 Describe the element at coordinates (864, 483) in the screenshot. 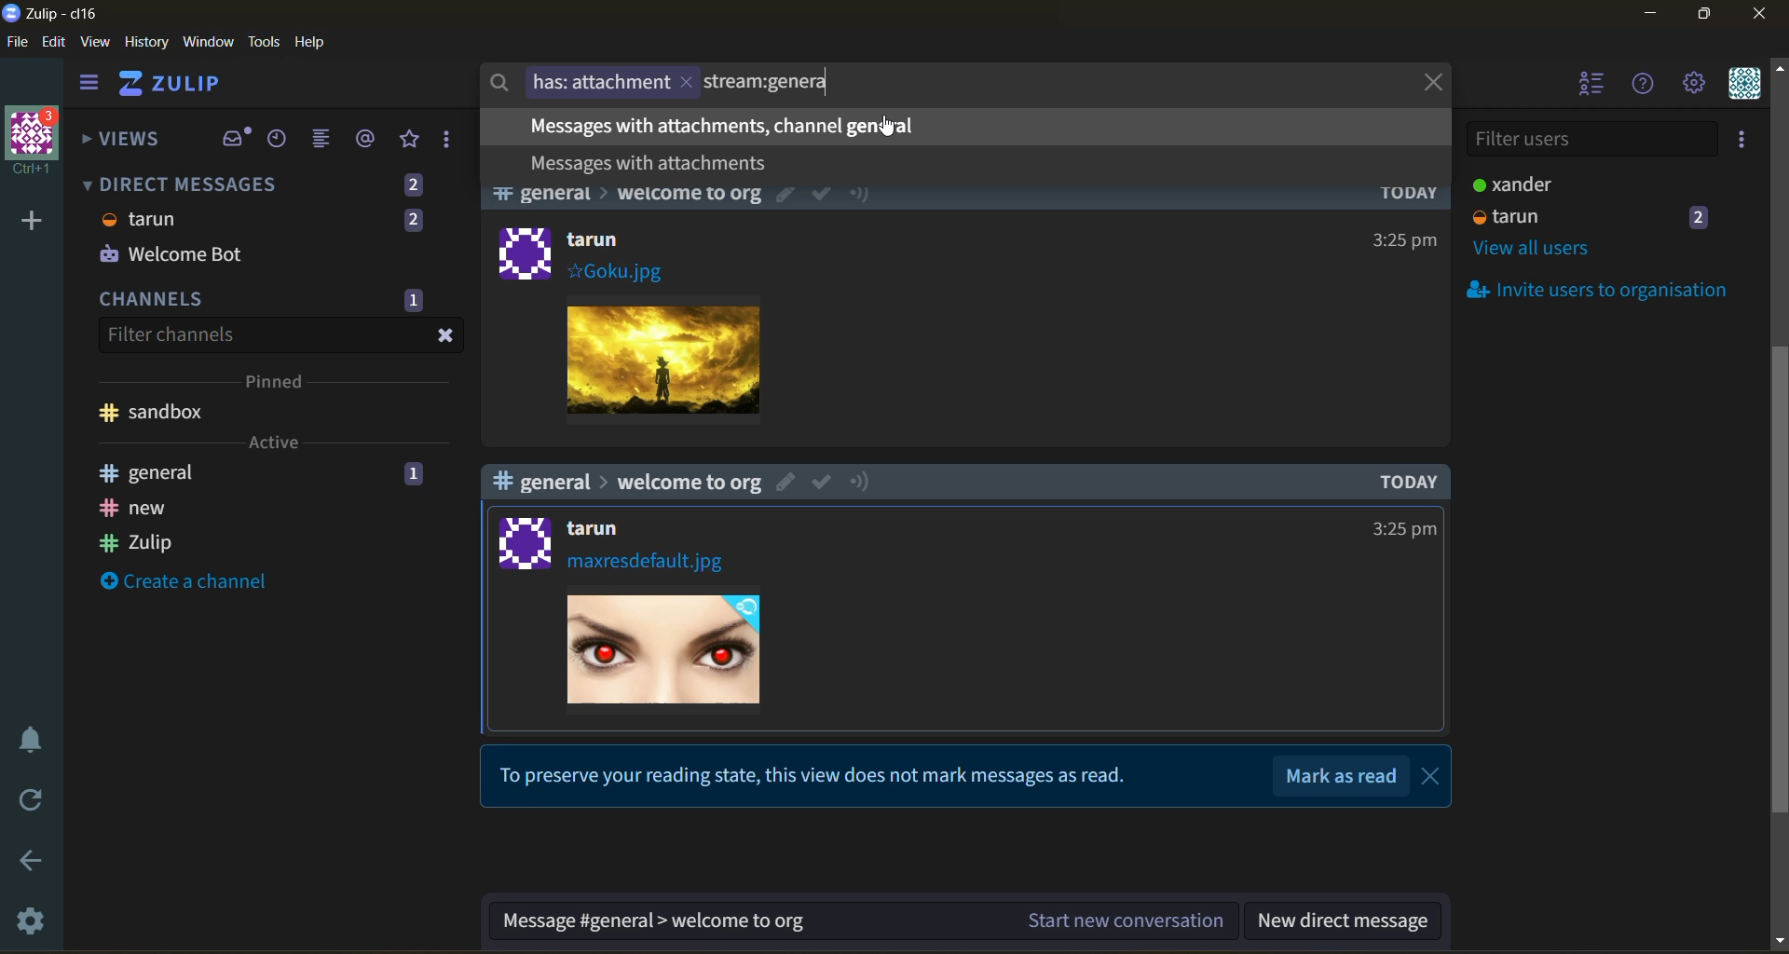

I see `notify` at that location.